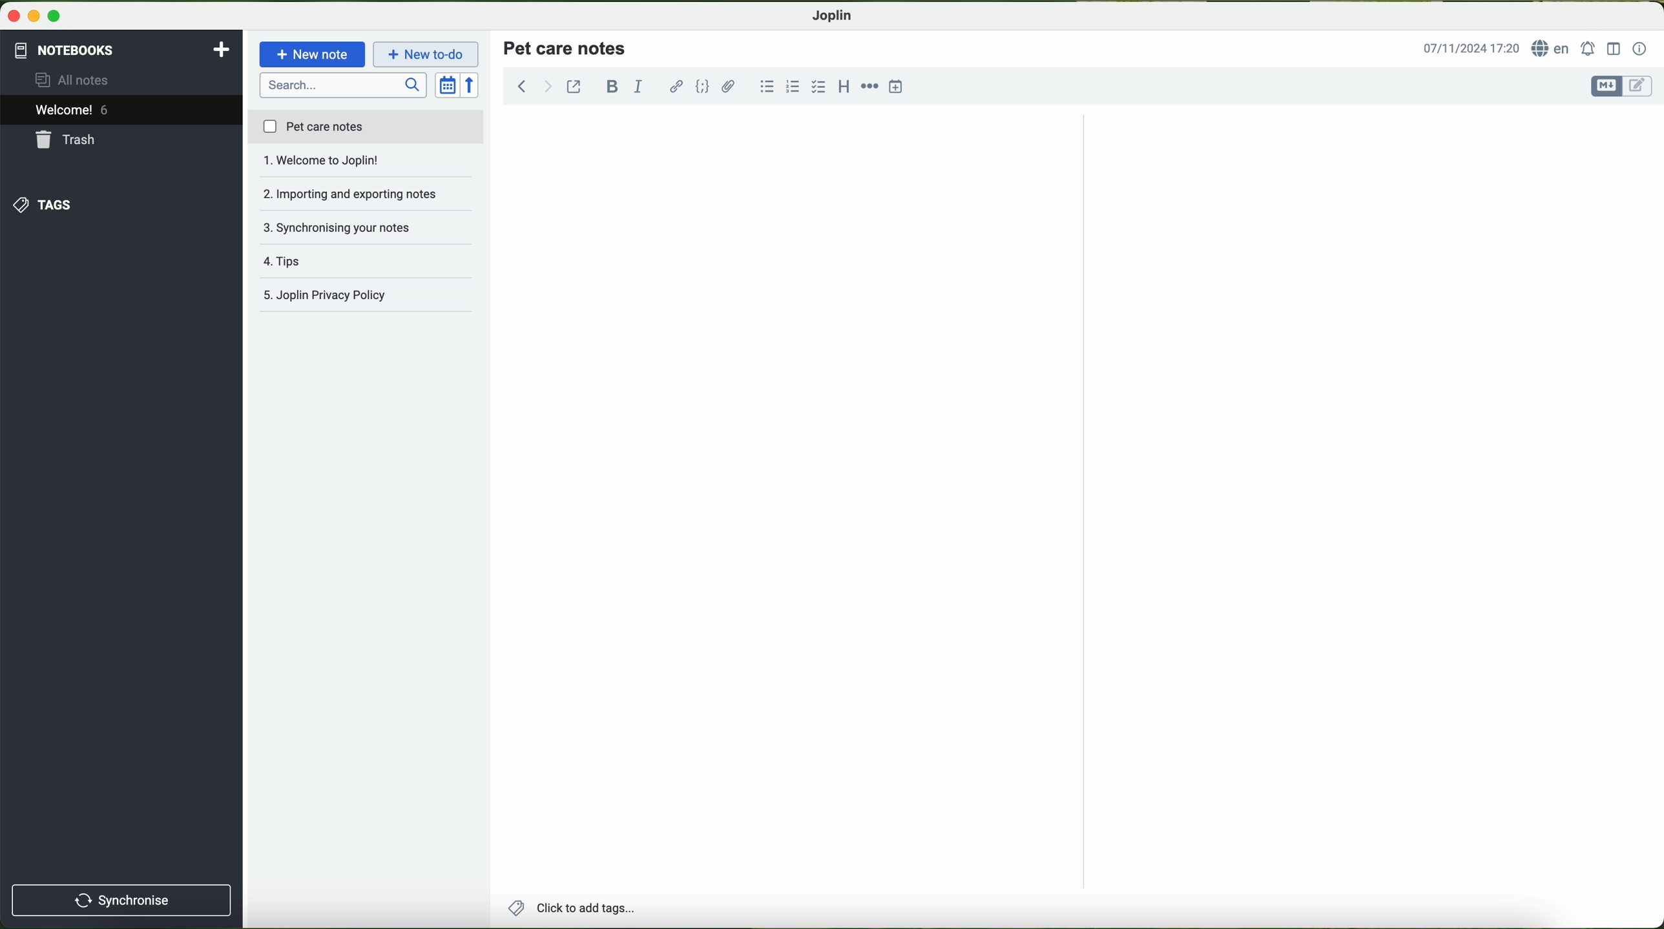 The image size is (1664, 929). I want to click on hyperlink, so click(678, 88).